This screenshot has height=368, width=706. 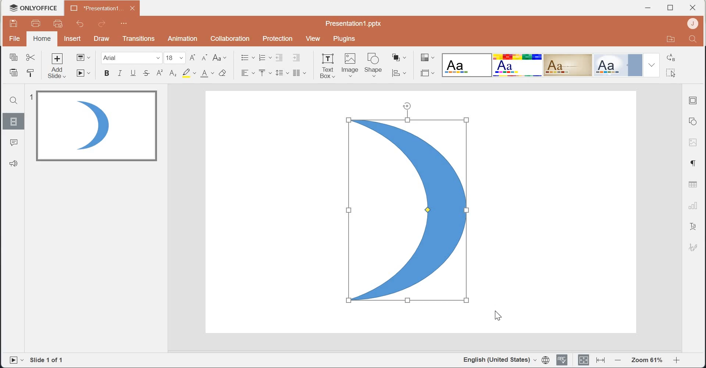 What do you see at coordinates (695, 184) in the screenshot?
I see `Table ` at bounding box center [695, 184].